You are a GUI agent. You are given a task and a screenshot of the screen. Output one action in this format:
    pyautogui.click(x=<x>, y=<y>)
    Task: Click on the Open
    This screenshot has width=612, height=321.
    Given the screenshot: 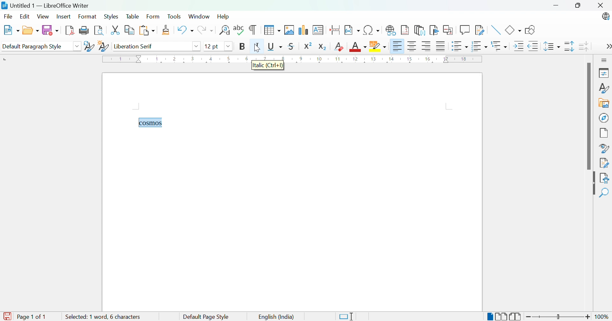 What is the action you would take?
    pyautogui.click(x=31, y=31)
    